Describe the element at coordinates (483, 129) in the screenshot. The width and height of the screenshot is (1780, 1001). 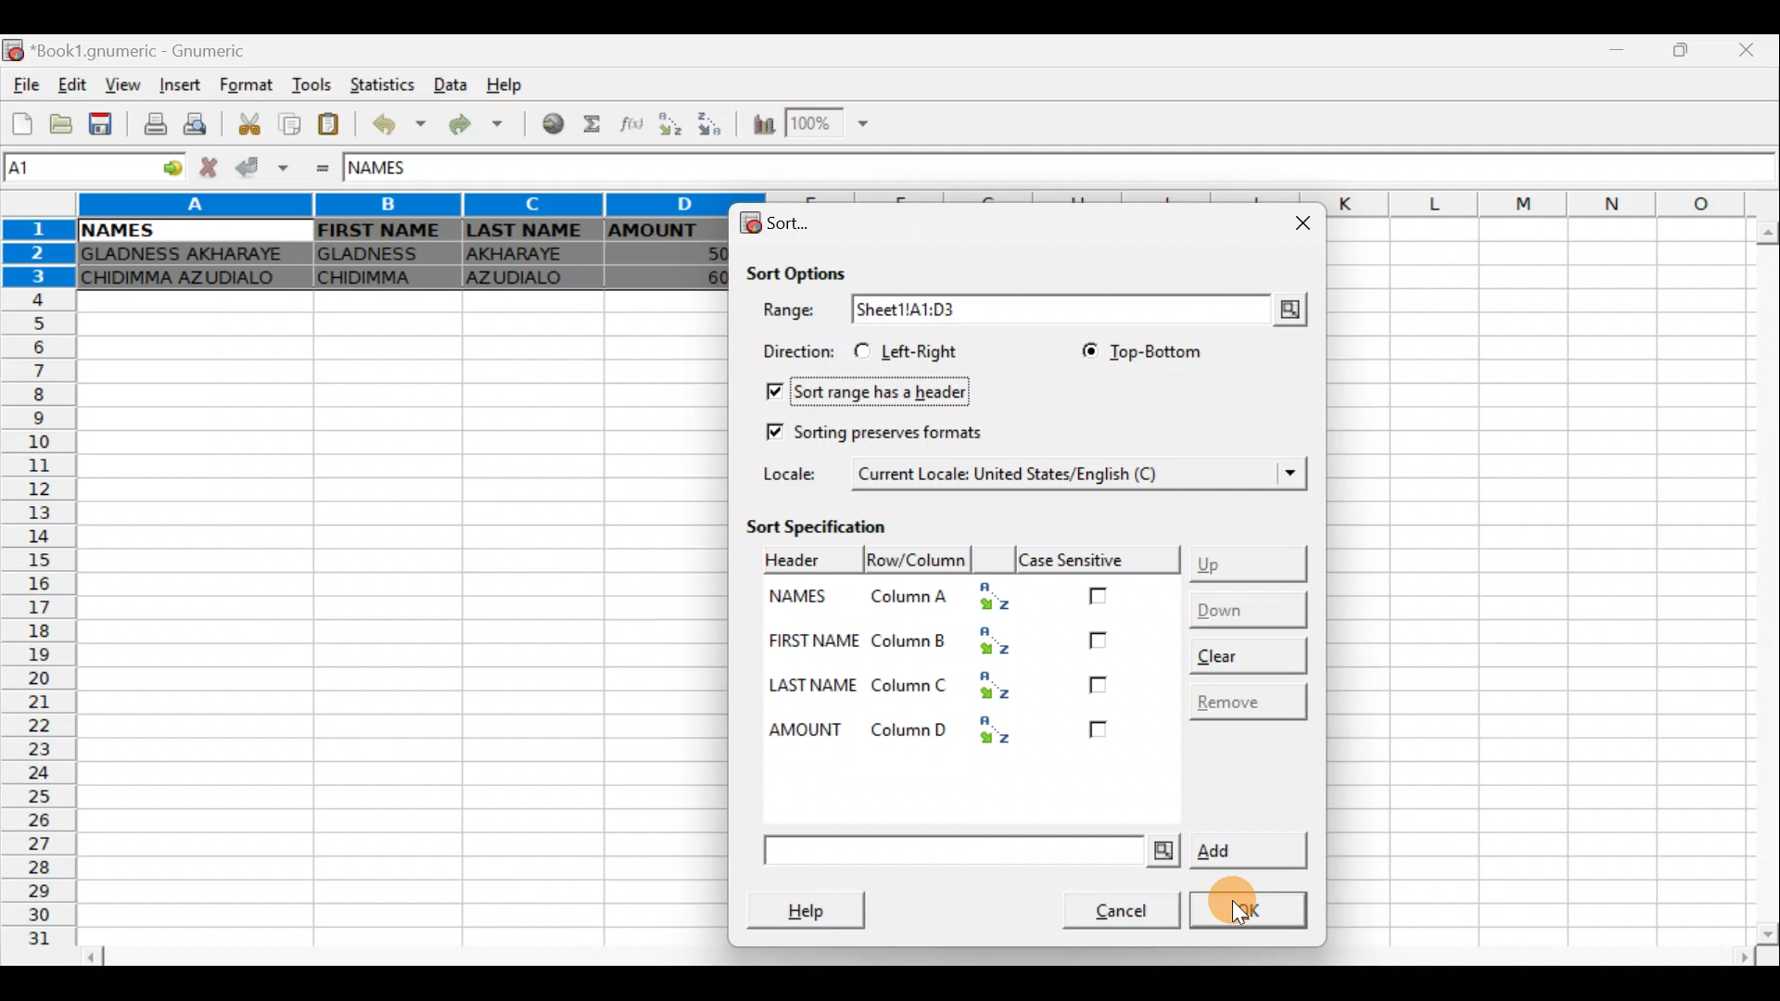
I see `Redo undone action` at that location.